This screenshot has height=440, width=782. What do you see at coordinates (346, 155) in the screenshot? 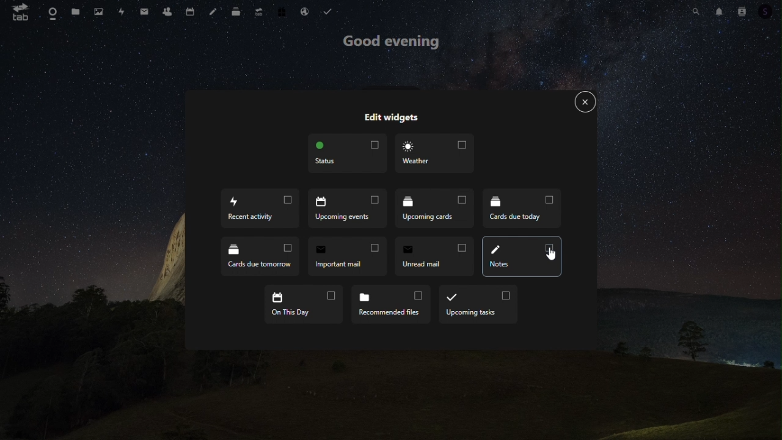
I see `Status` at bounding box center [346, 155].